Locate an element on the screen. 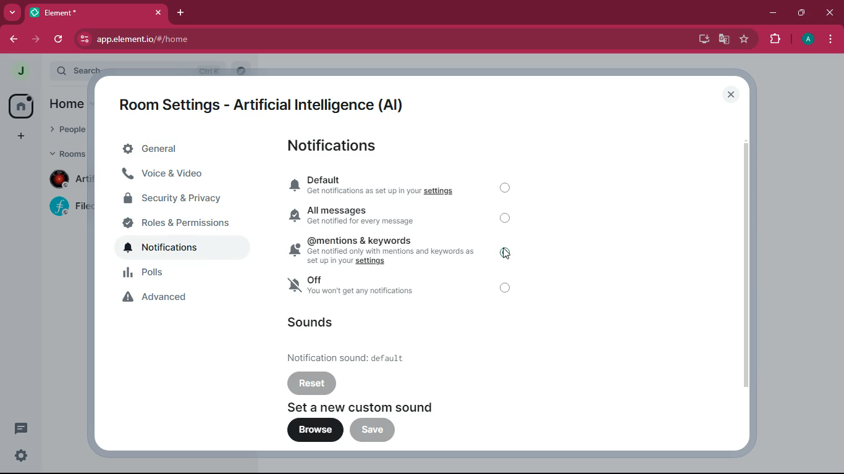 Image resolution: width=844 pixels, height=474 pixels. rooms is located at coordinates (67, 153).